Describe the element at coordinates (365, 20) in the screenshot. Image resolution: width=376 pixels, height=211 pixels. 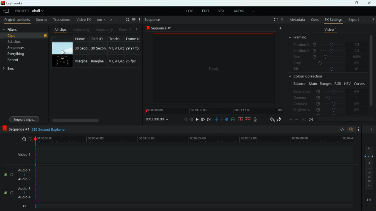
I see `more` at that location.